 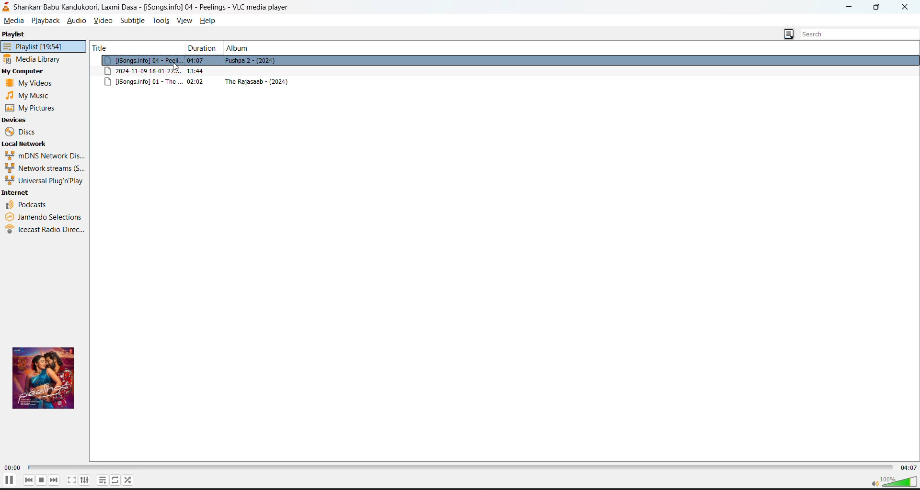 I want to click on help, so click(x=212, y=21).